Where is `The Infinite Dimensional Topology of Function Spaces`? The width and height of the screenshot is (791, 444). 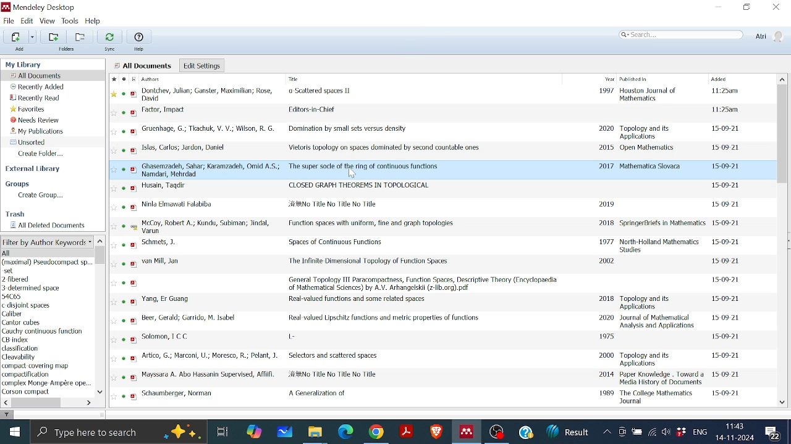 The Infinite Dimensional Topology of Function Spaces is located at coordinates (436, 263).